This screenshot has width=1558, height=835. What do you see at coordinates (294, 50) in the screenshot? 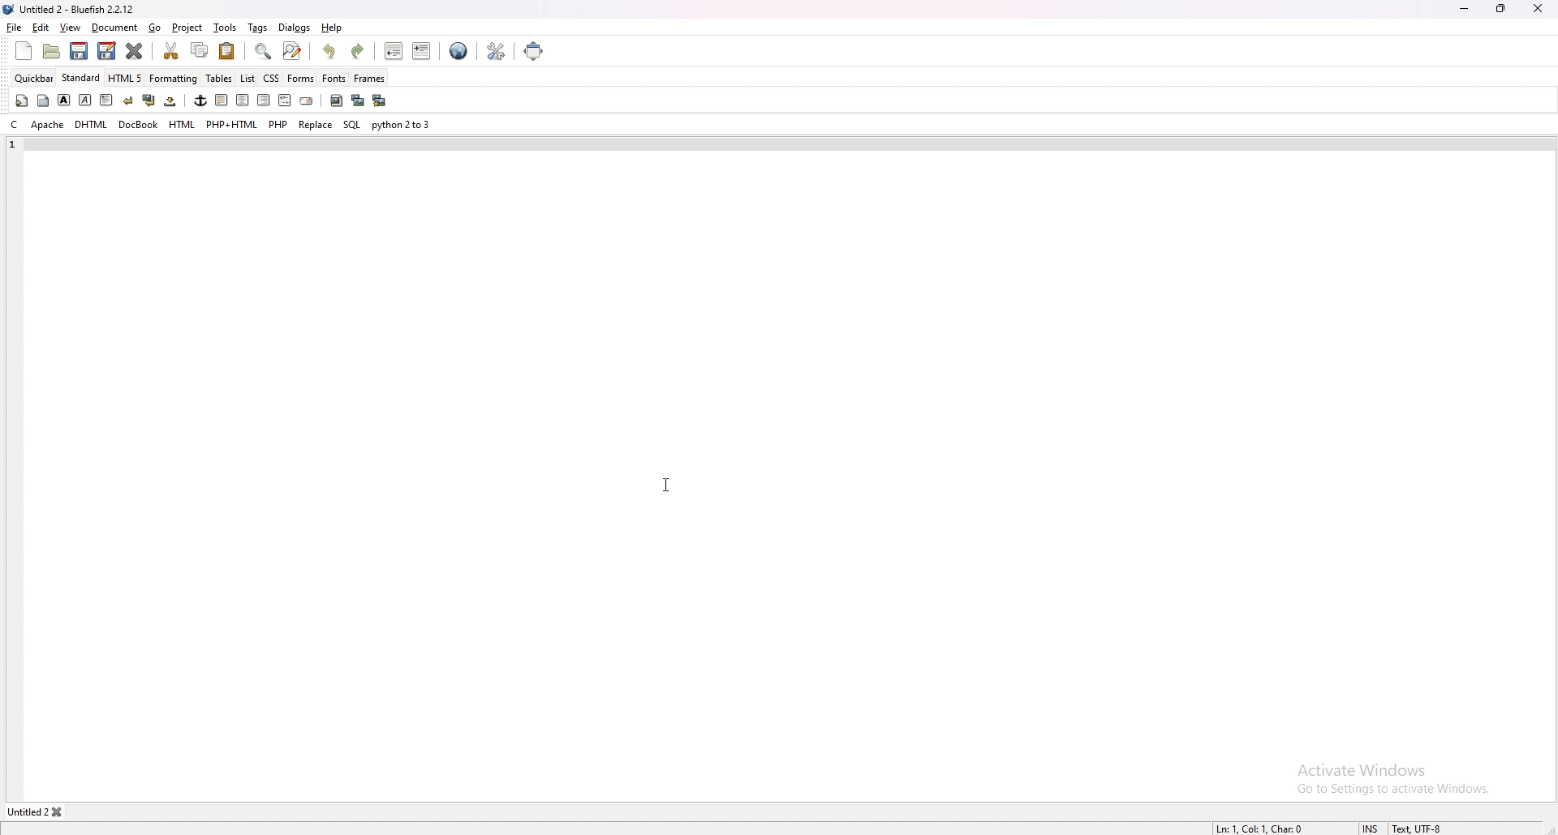
I see `advanced find and replace` at bounding box center [294, 50].